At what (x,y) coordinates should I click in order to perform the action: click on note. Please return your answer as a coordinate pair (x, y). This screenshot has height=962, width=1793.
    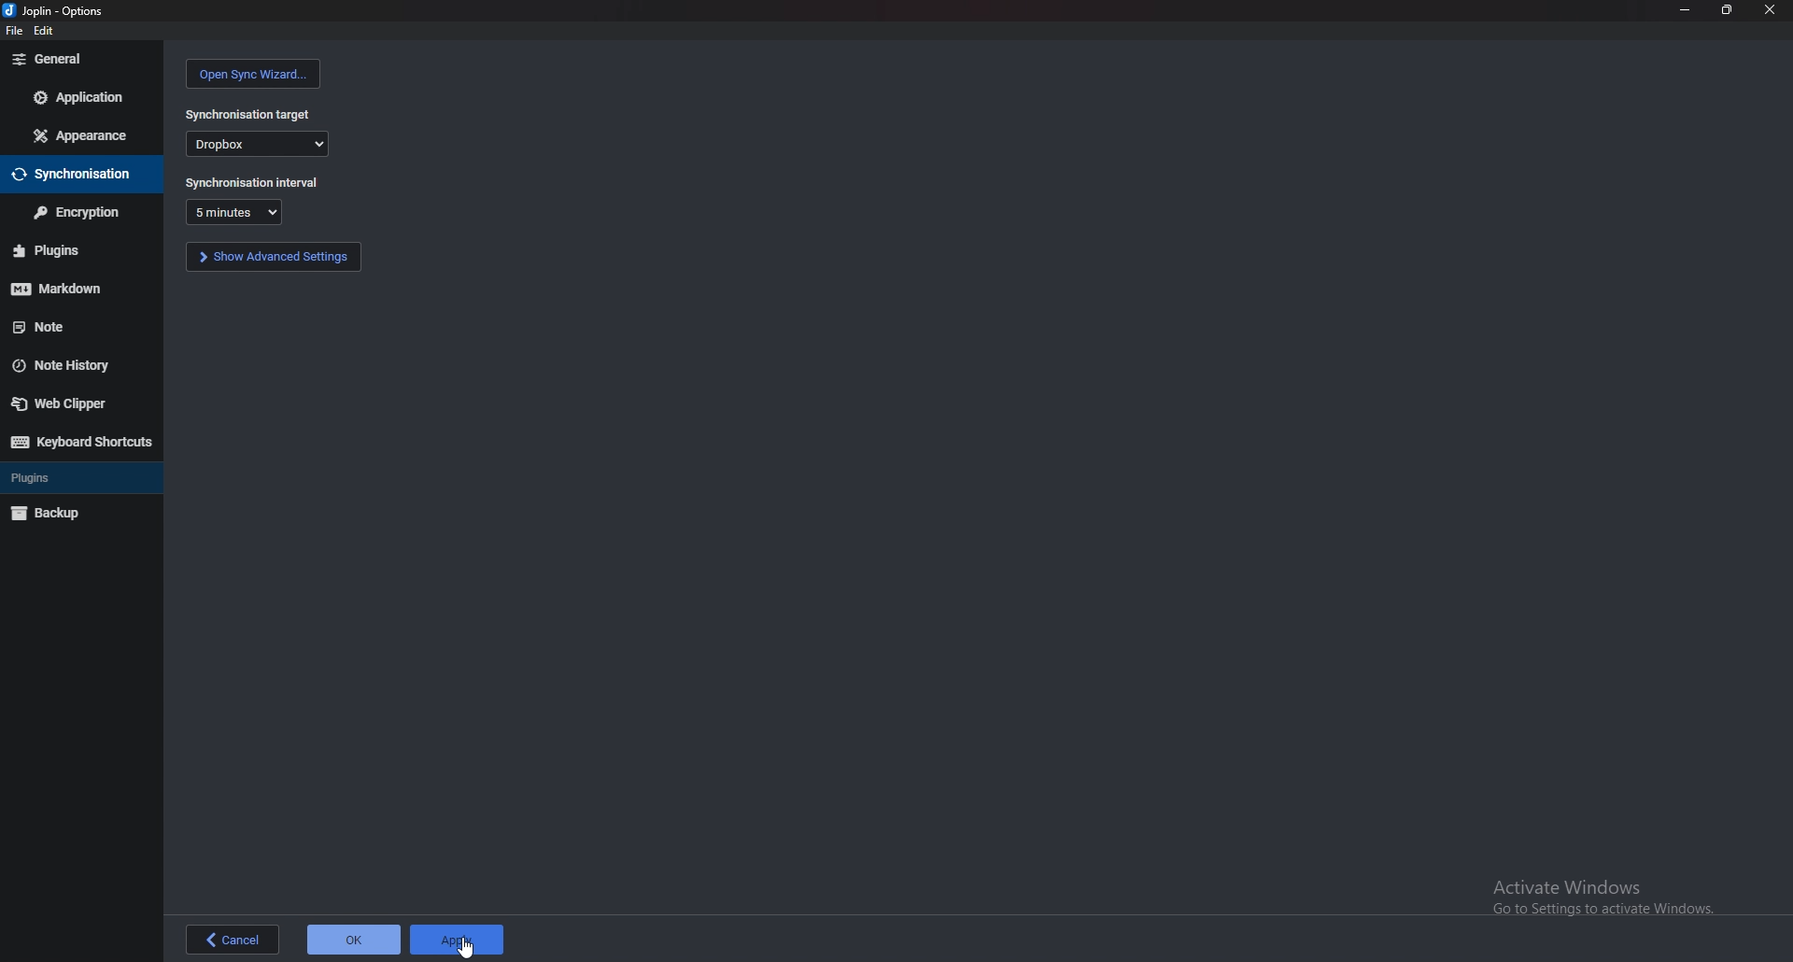
    Looking at the image, I should click on (77, 324).